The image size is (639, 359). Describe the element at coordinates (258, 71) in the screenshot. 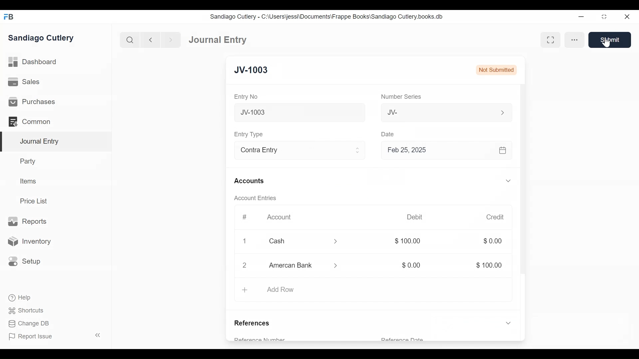

I see `New Entry` at that location.